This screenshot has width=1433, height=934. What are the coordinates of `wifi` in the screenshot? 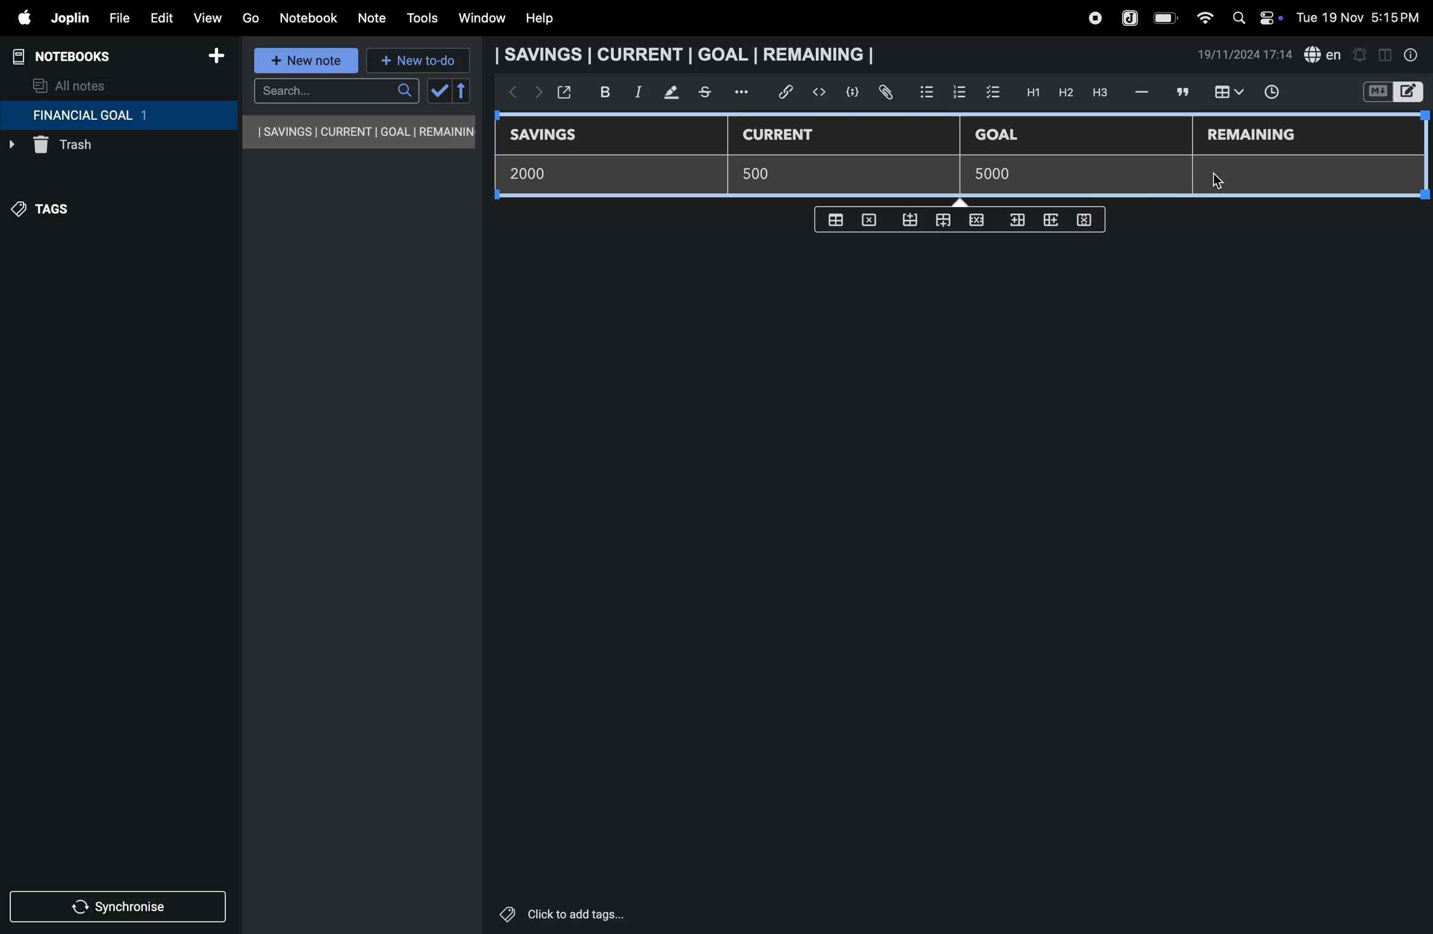 It's located at (1201, 17).